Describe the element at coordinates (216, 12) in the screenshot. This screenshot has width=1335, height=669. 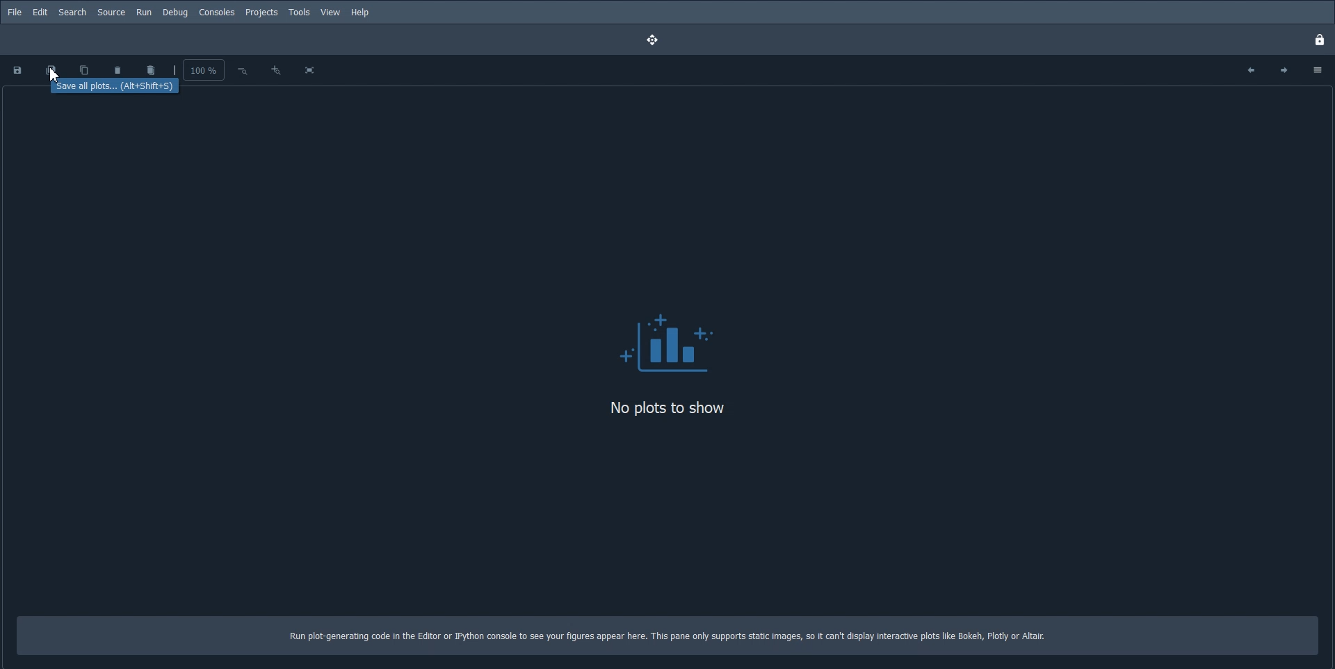
I see `Consoles` at that location.